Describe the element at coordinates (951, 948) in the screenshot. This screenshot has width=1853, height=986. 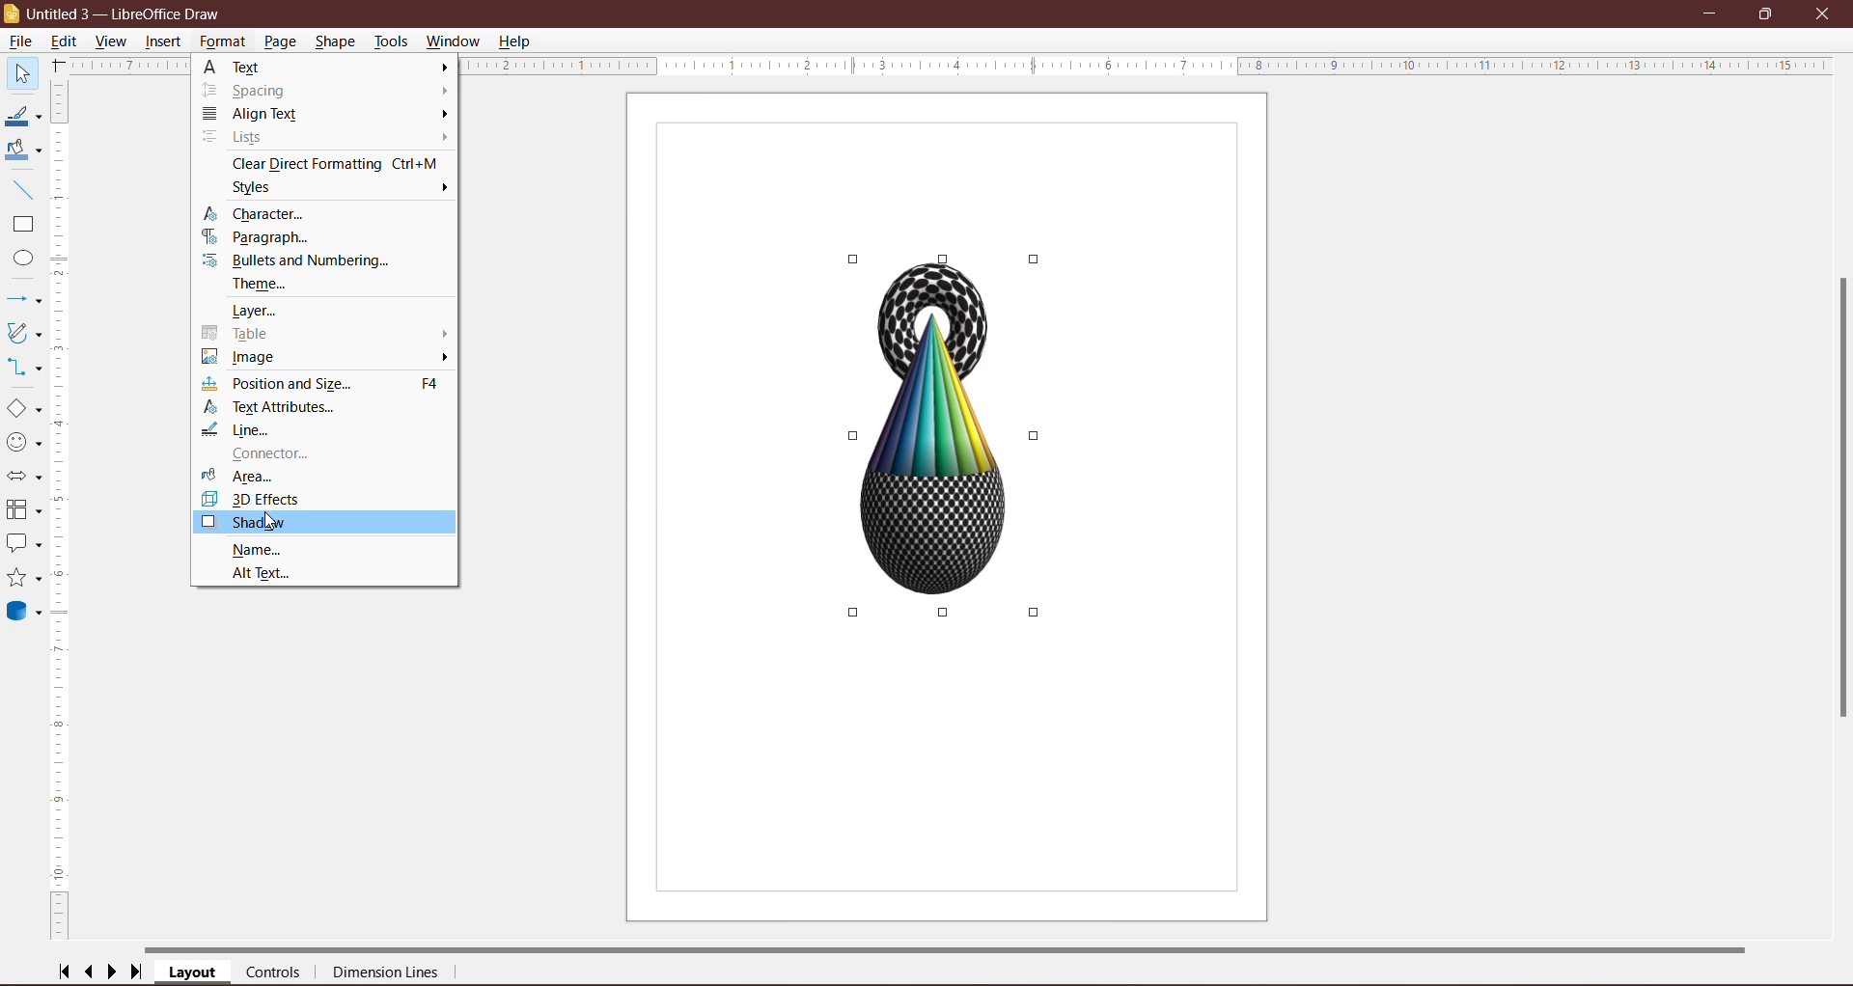
I see `Horizontal Scroll Bar` at that location.